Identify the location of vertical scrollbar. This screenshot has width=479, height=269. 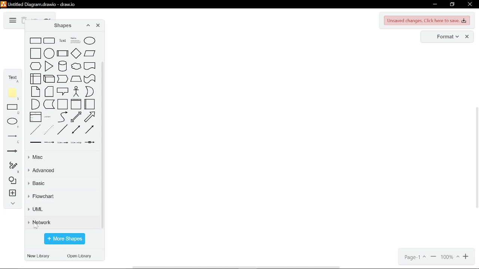
(103, 145).